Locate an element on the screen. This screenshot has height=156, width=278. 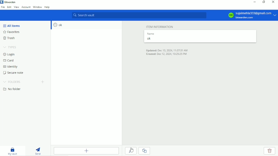
Login is located at coordinates (9, 54).